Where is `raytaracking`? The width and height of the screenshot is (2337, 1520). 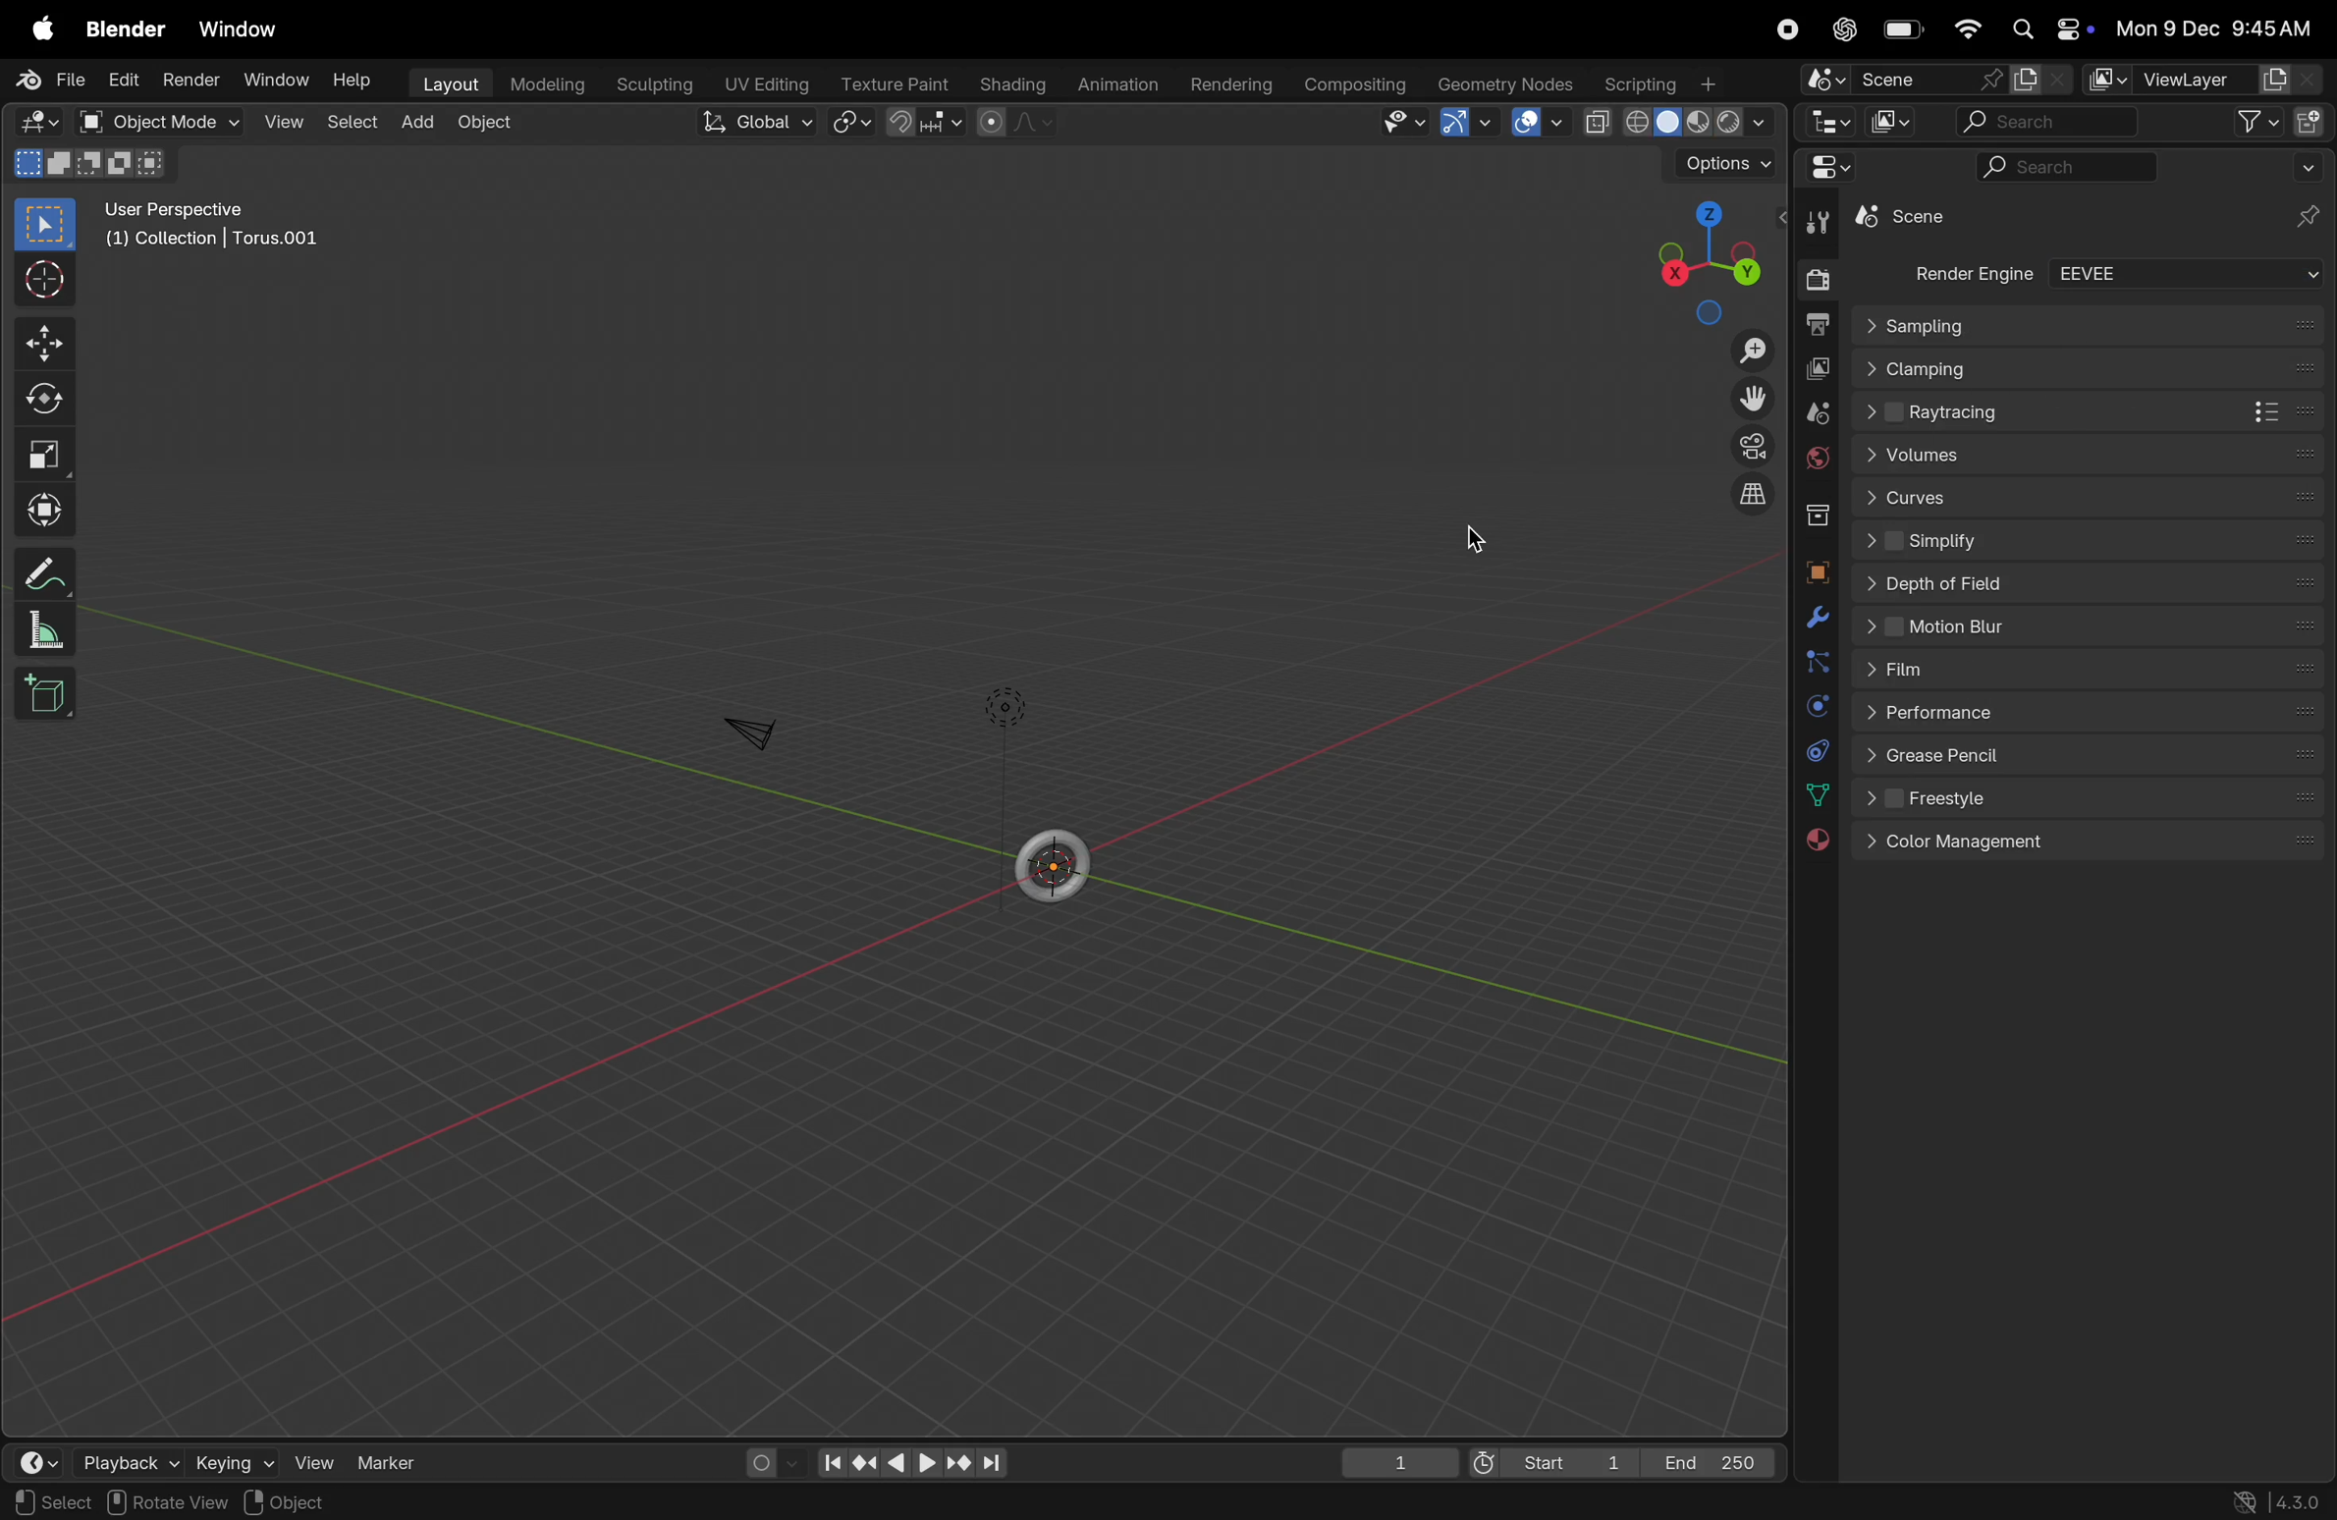 raytaracking is located at coordinates (2092, 410).